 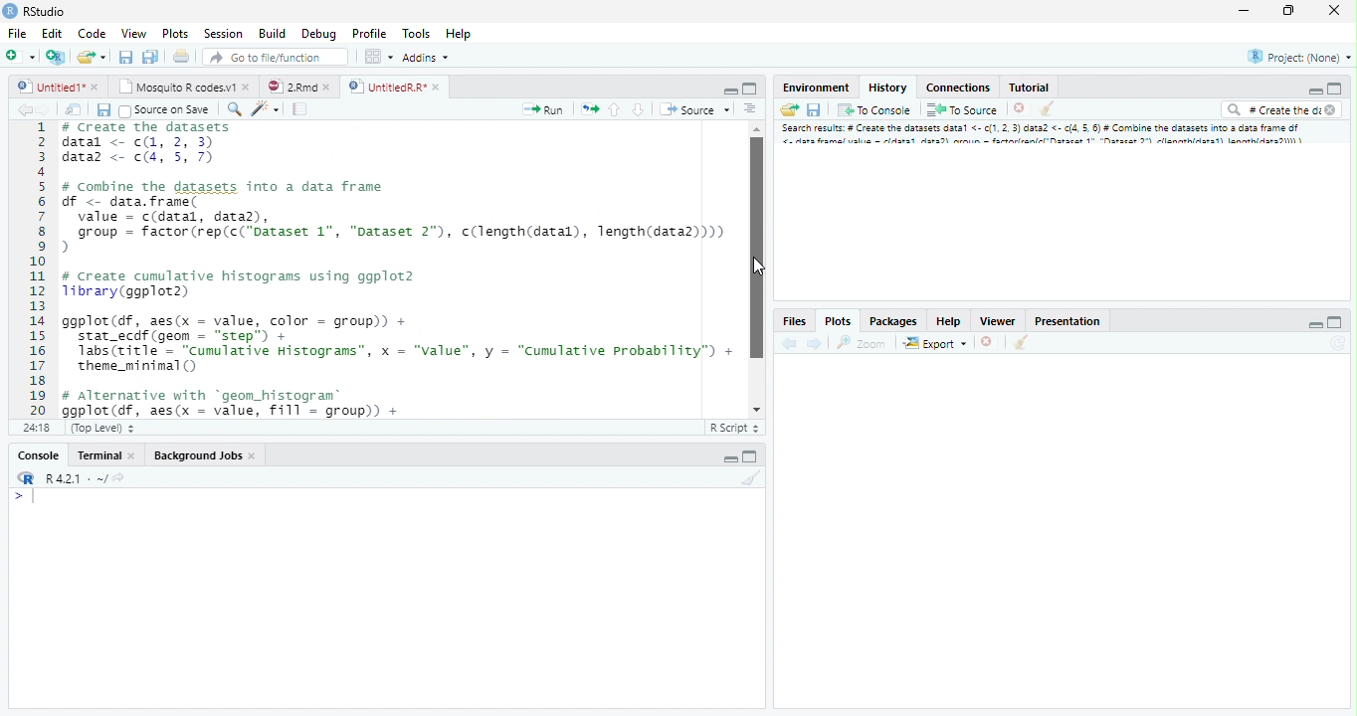 What do you see at coordinates (729, 458) in the screenshot?
I see `Minimize` at bounding box center [729, 458].